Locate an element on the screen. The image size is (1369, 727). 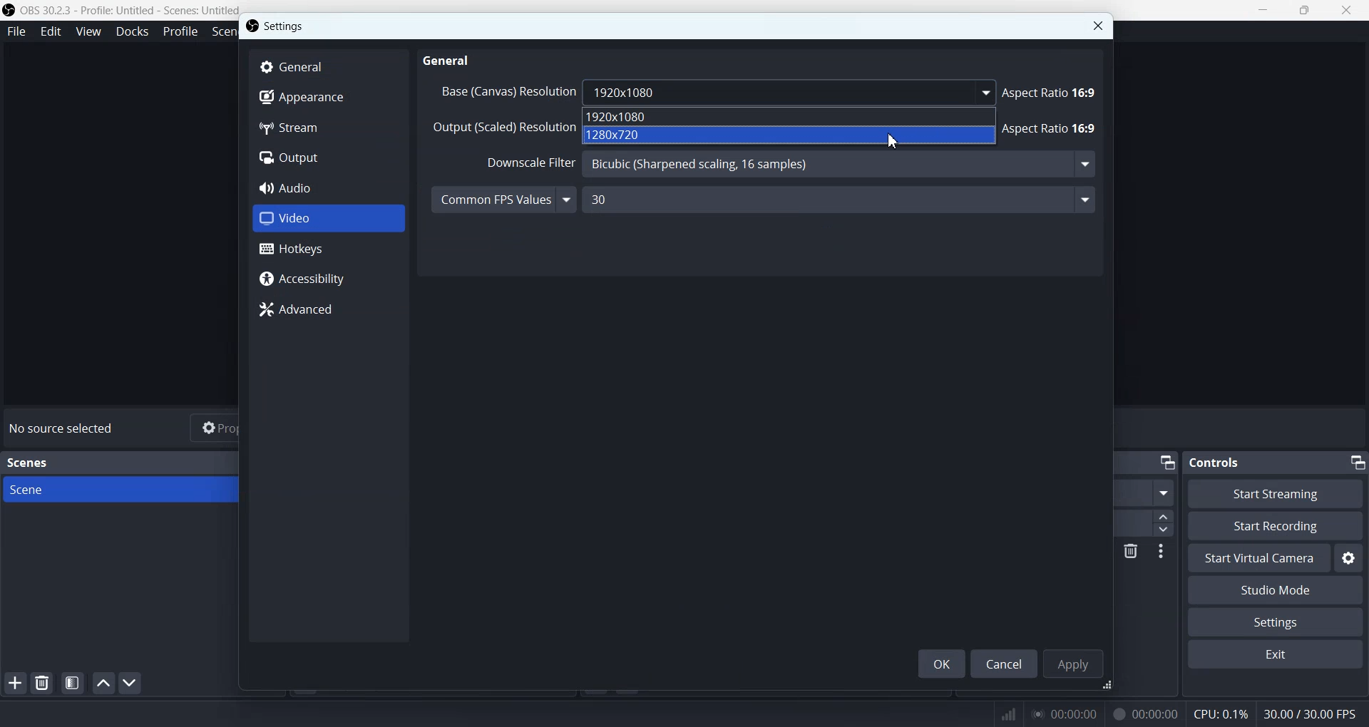
Profile is located at coordinates (178, 33).